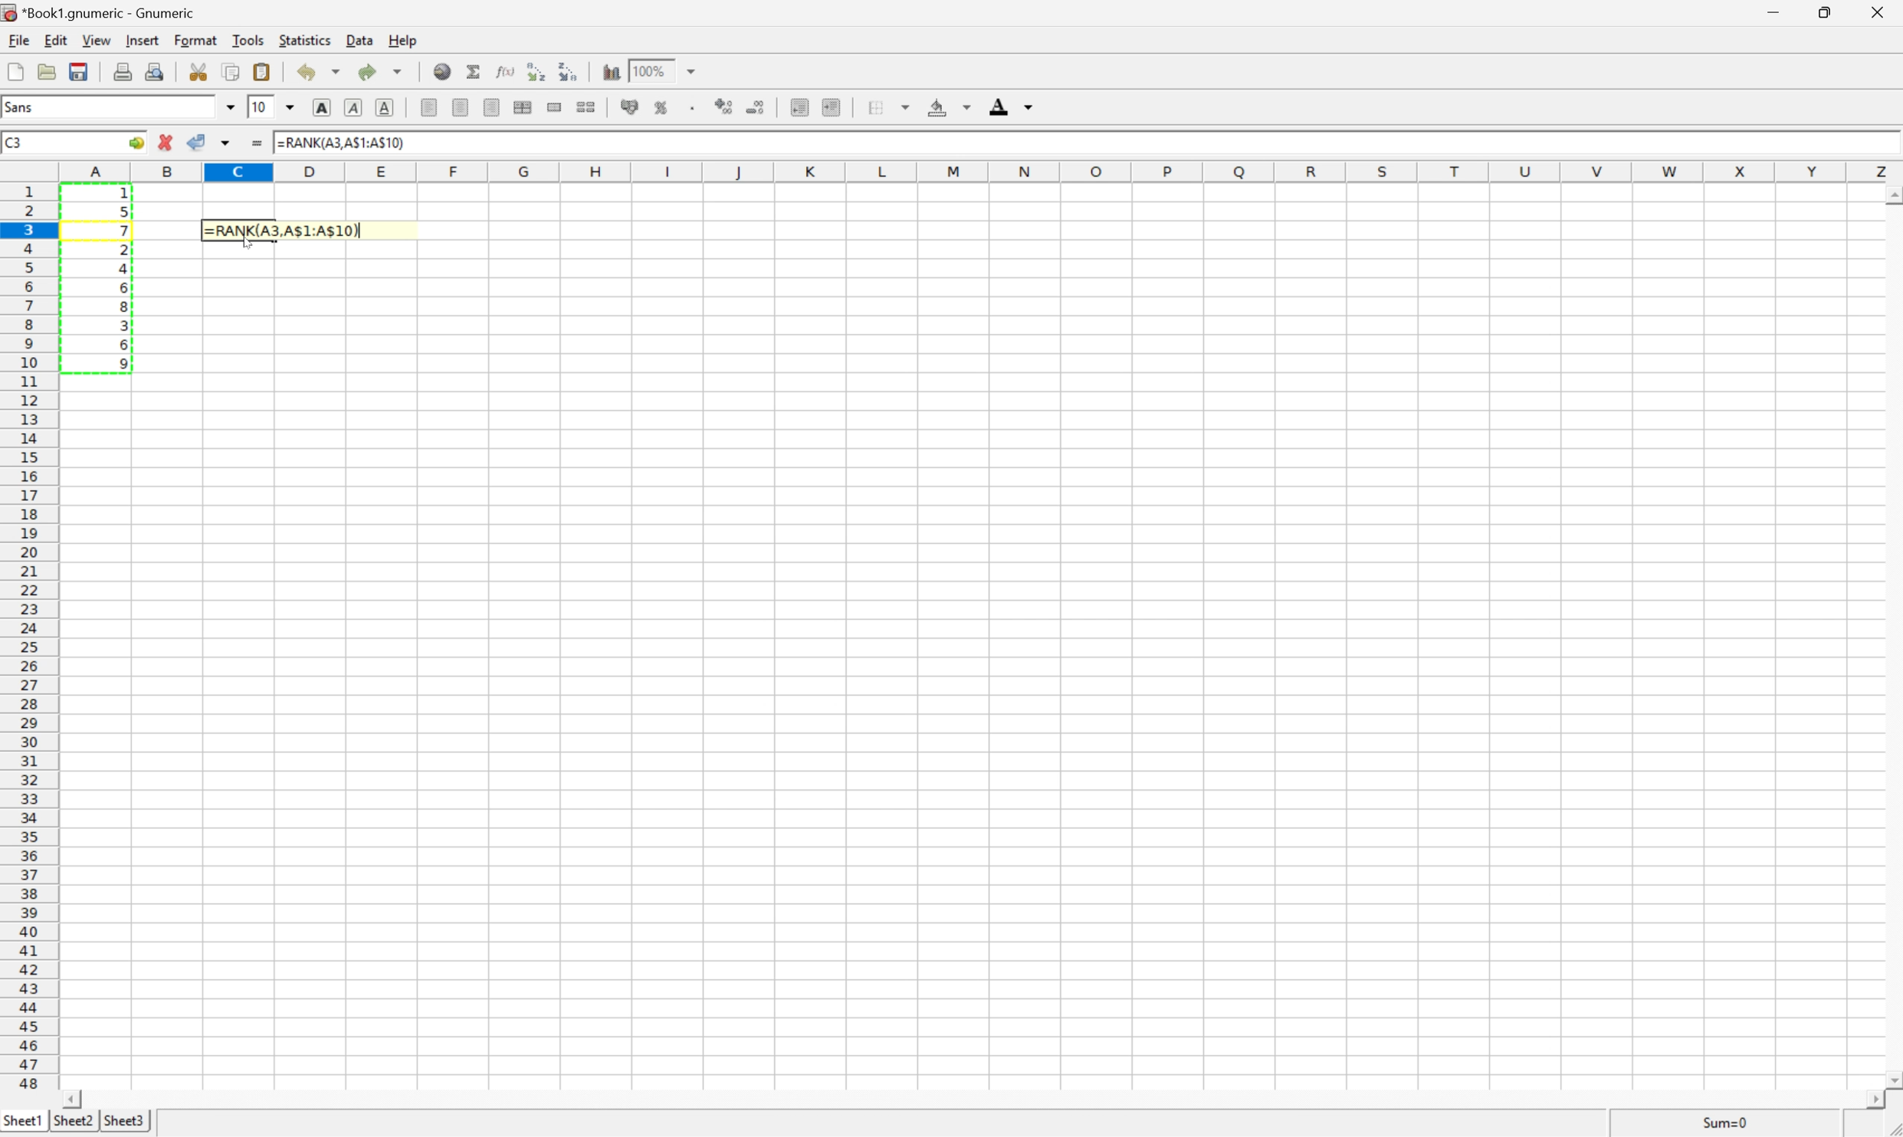  I want to click on C3, so click(23, 141).